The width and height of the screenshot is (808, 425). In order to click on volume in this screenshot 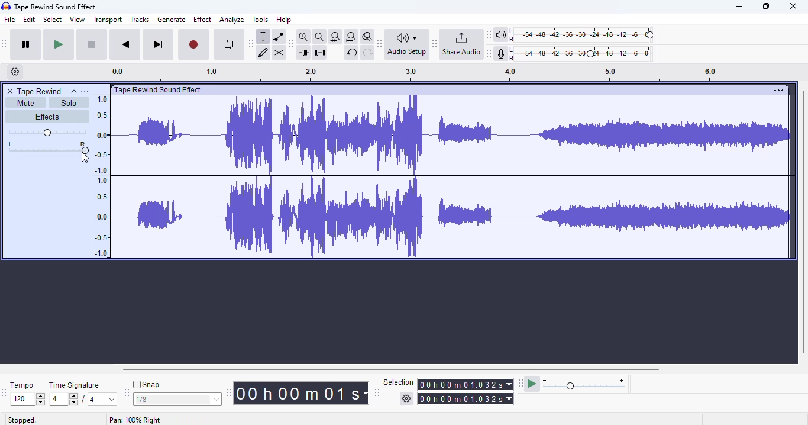, I will do `click(47, 131)`.